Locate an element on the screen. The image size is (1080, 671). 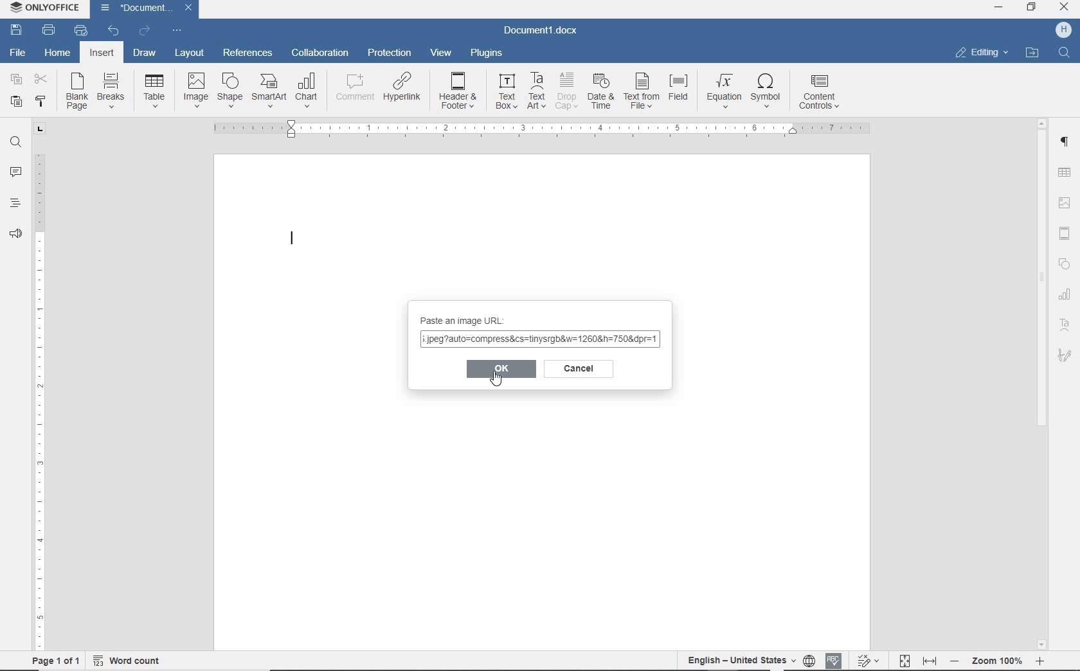
H (user account) is located at coordinates (1064, 30).